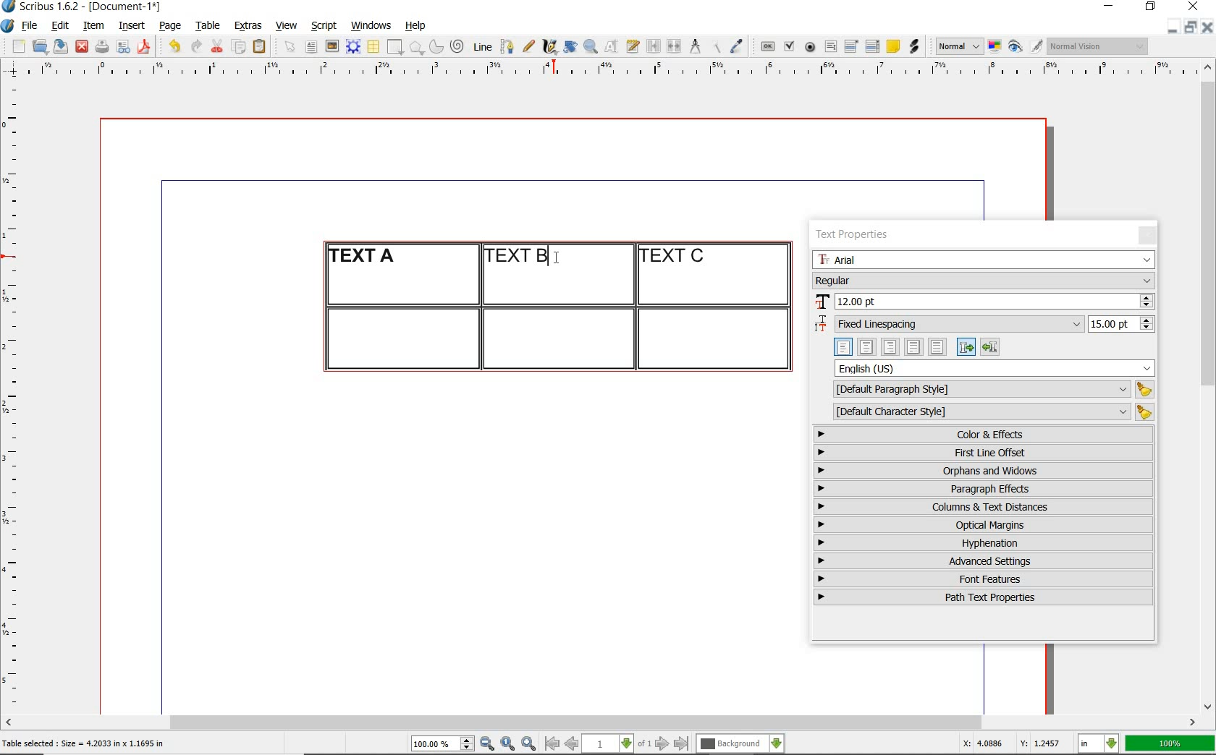  Describe the element at coordinates (633, 46) in the screenshot. I see `edit text with story editor` at that location.